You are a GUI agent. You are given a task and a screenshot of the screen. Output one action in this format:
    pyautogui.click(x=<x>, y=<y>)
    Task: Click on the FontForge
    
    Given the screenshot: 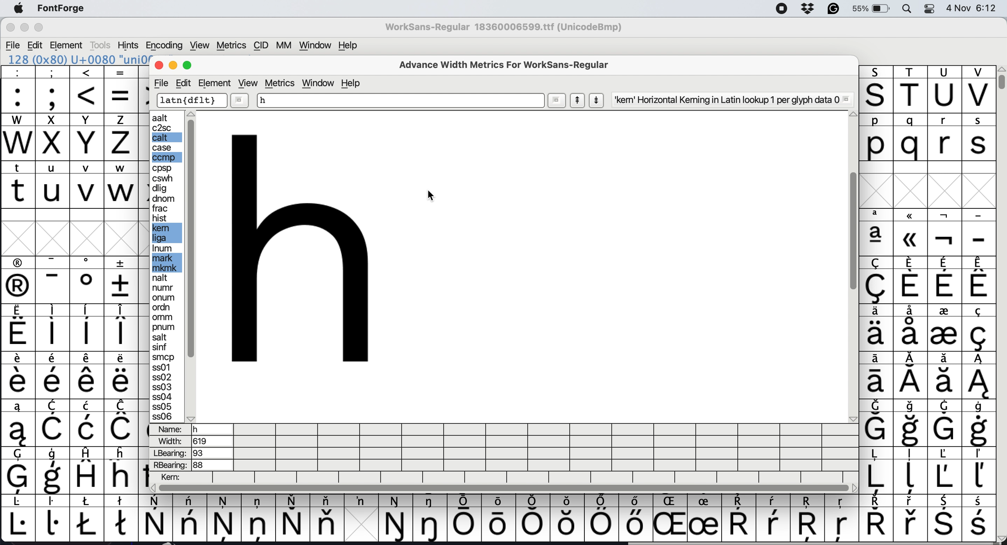 What is the action you would take?
    pyautogui.click(x=63, y=9)
    